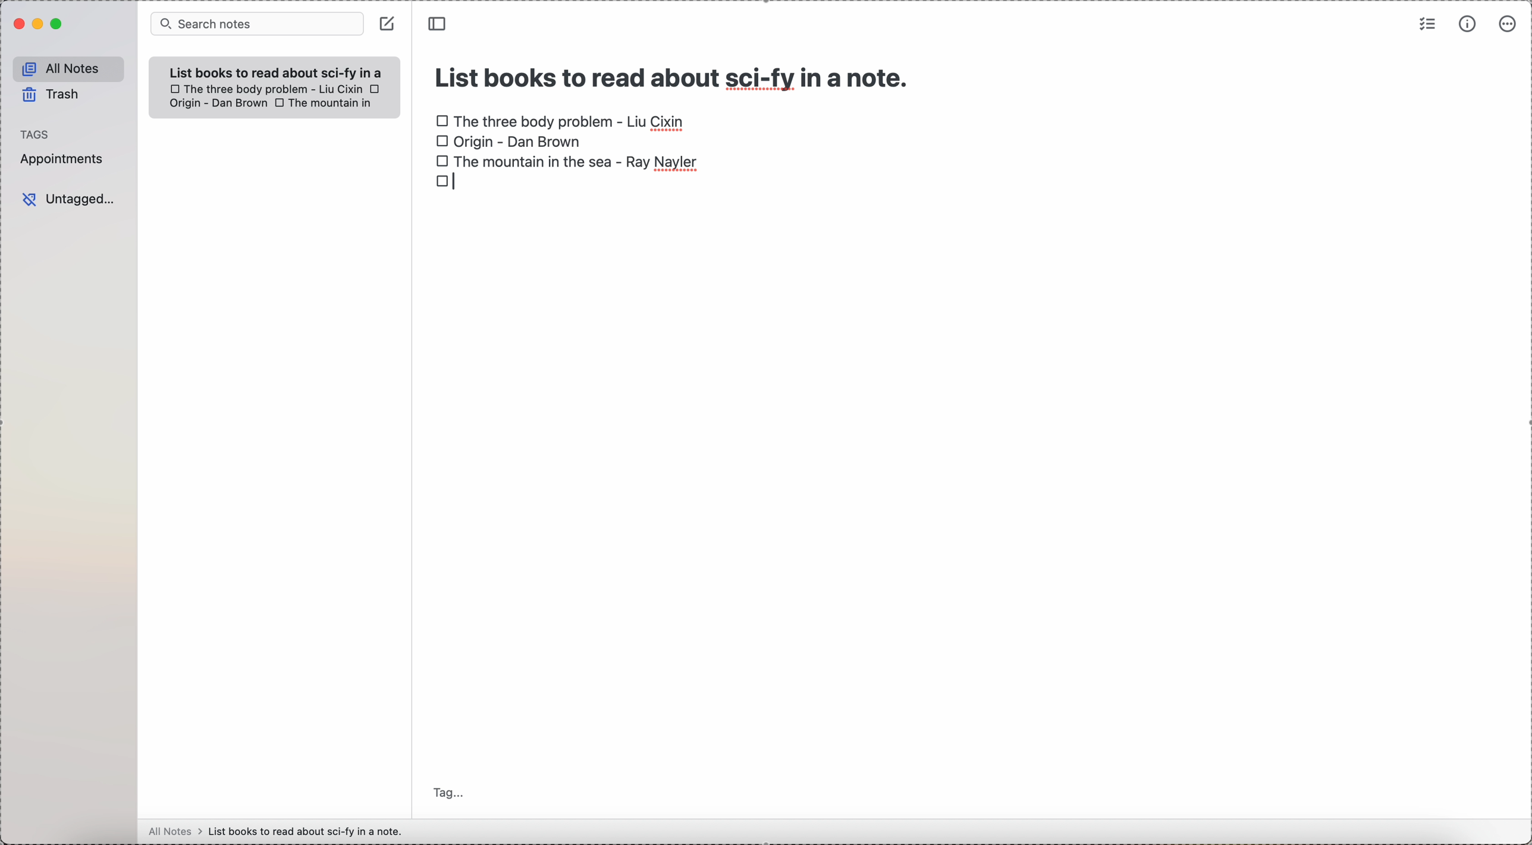 The width and height of the screenshot is (1532, 845). What do you see at coordinates (56, 26) in the screenshot?
I see `maximize` at bounding box center [56, 26].